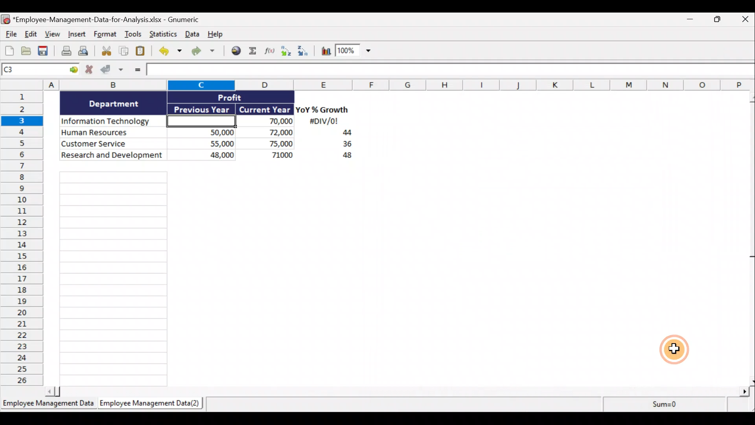  What do you see at coordinates (448, 70) in the screenshot?
I see `Formula bar` at bounding box center [448, 70].